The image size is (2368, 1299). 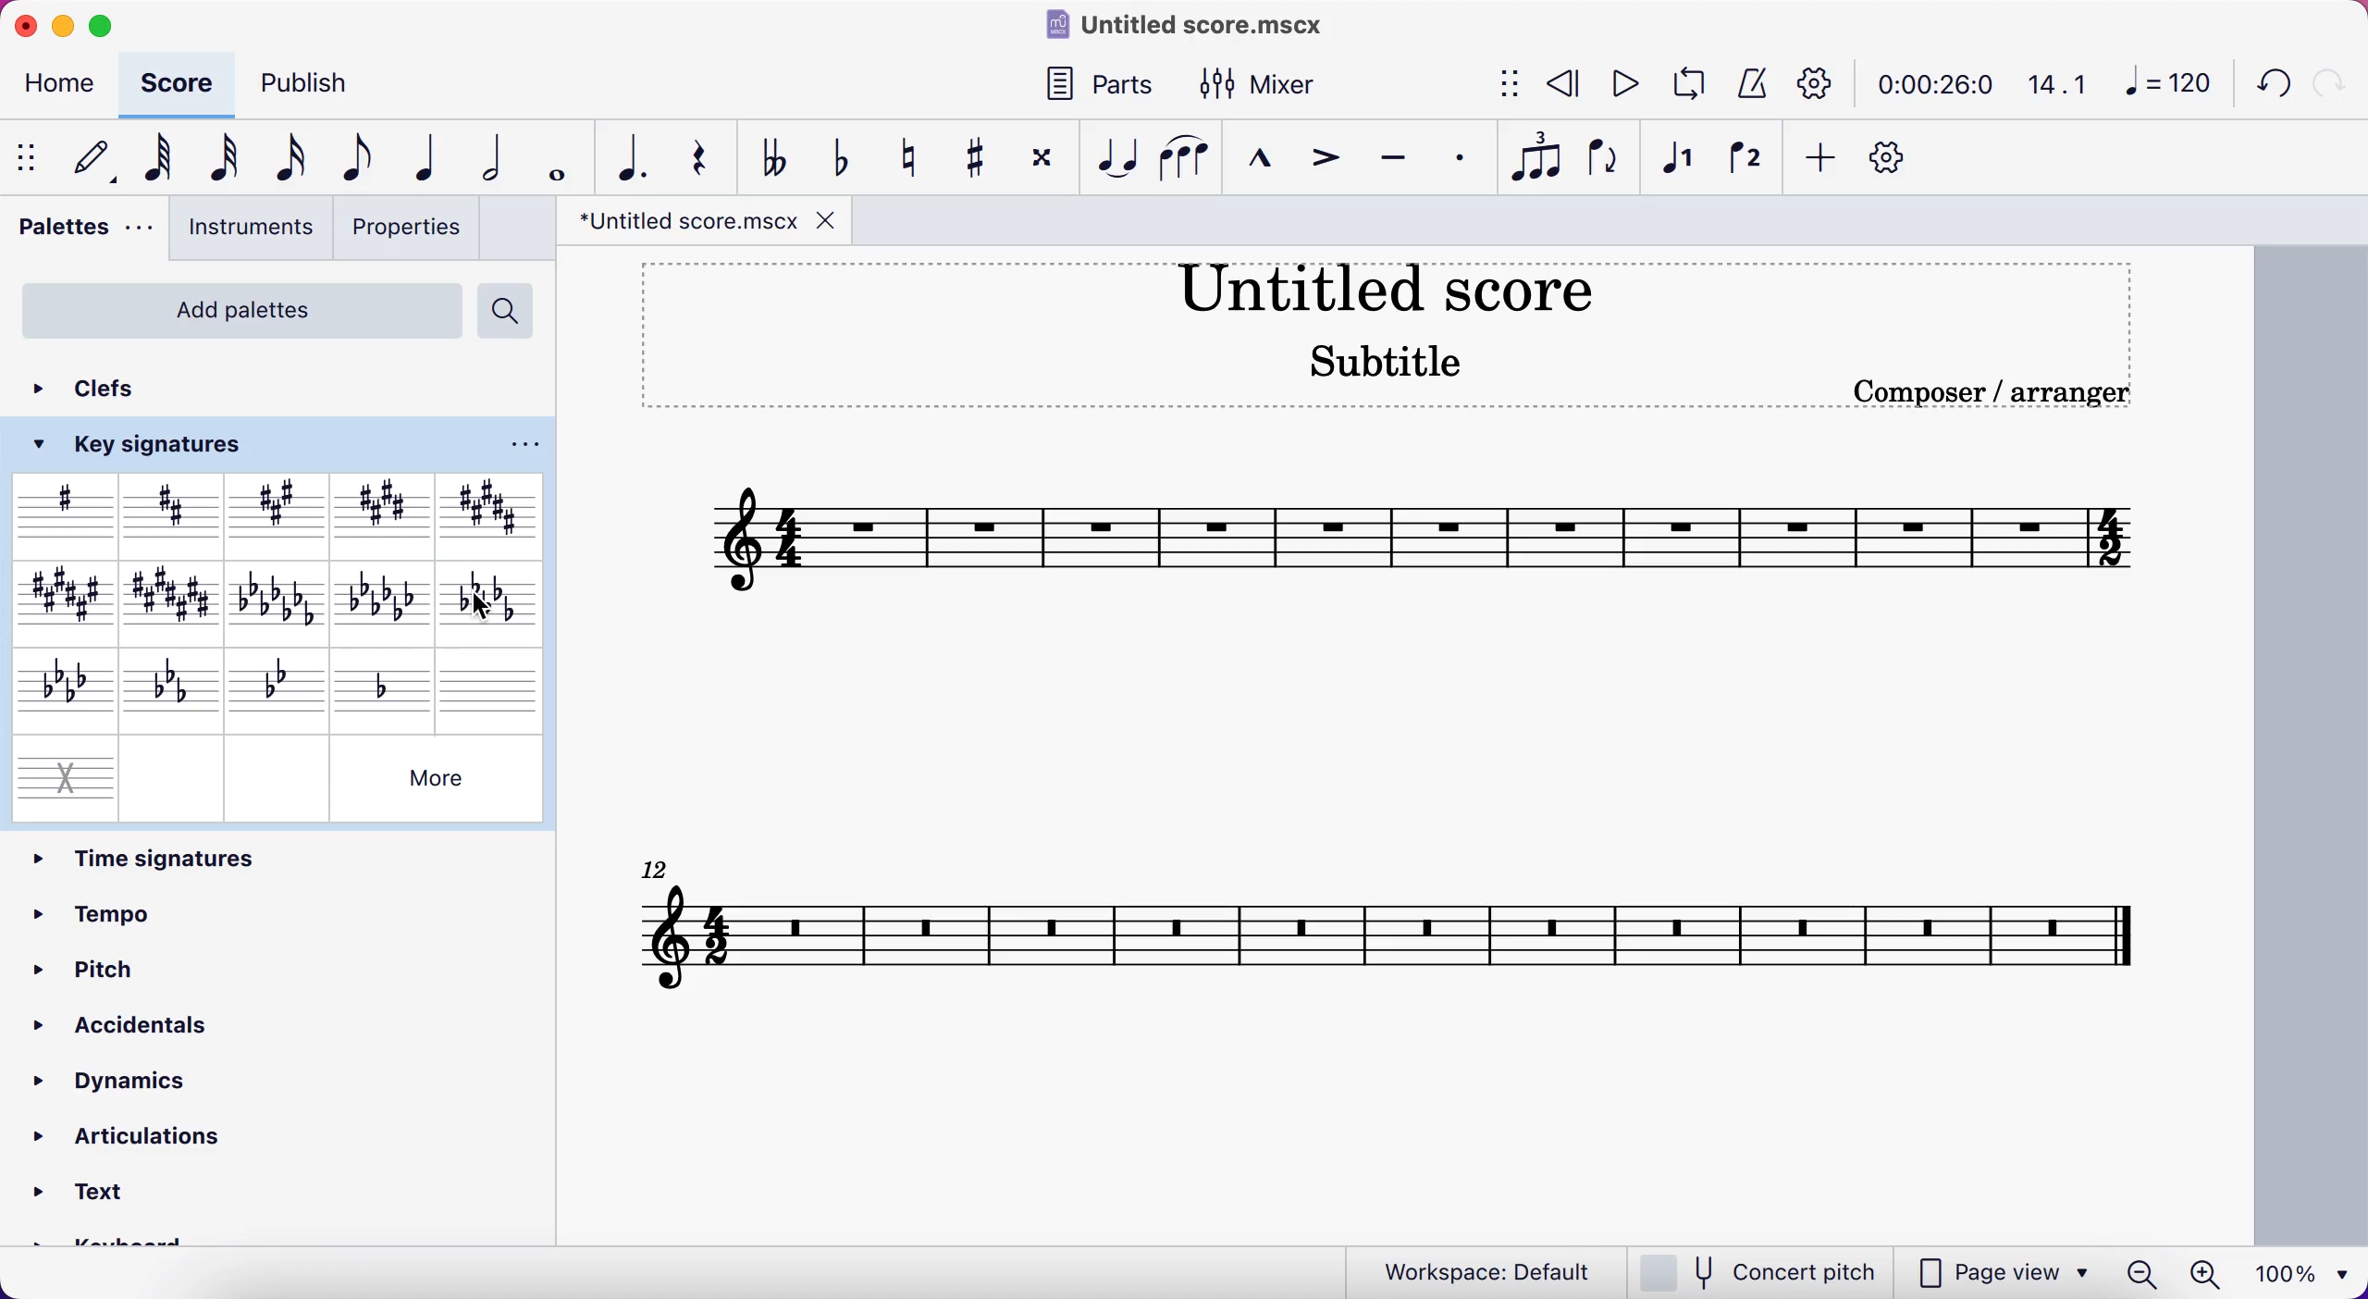 What do you see at coordinates (1822, 156) in the screenshot?
I see `add` at bounding box center [1822, 156].